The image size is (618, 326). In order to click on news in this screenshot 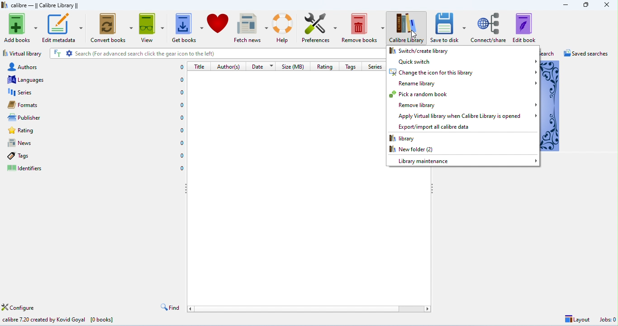, I will do `click(95, 143)`.